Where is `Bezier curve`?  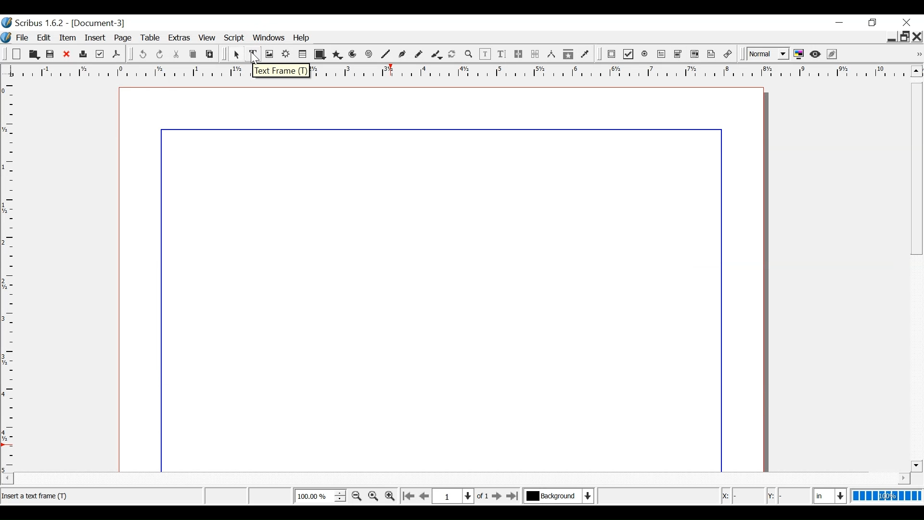 Bezier curve is located at coordinates (402, 55).